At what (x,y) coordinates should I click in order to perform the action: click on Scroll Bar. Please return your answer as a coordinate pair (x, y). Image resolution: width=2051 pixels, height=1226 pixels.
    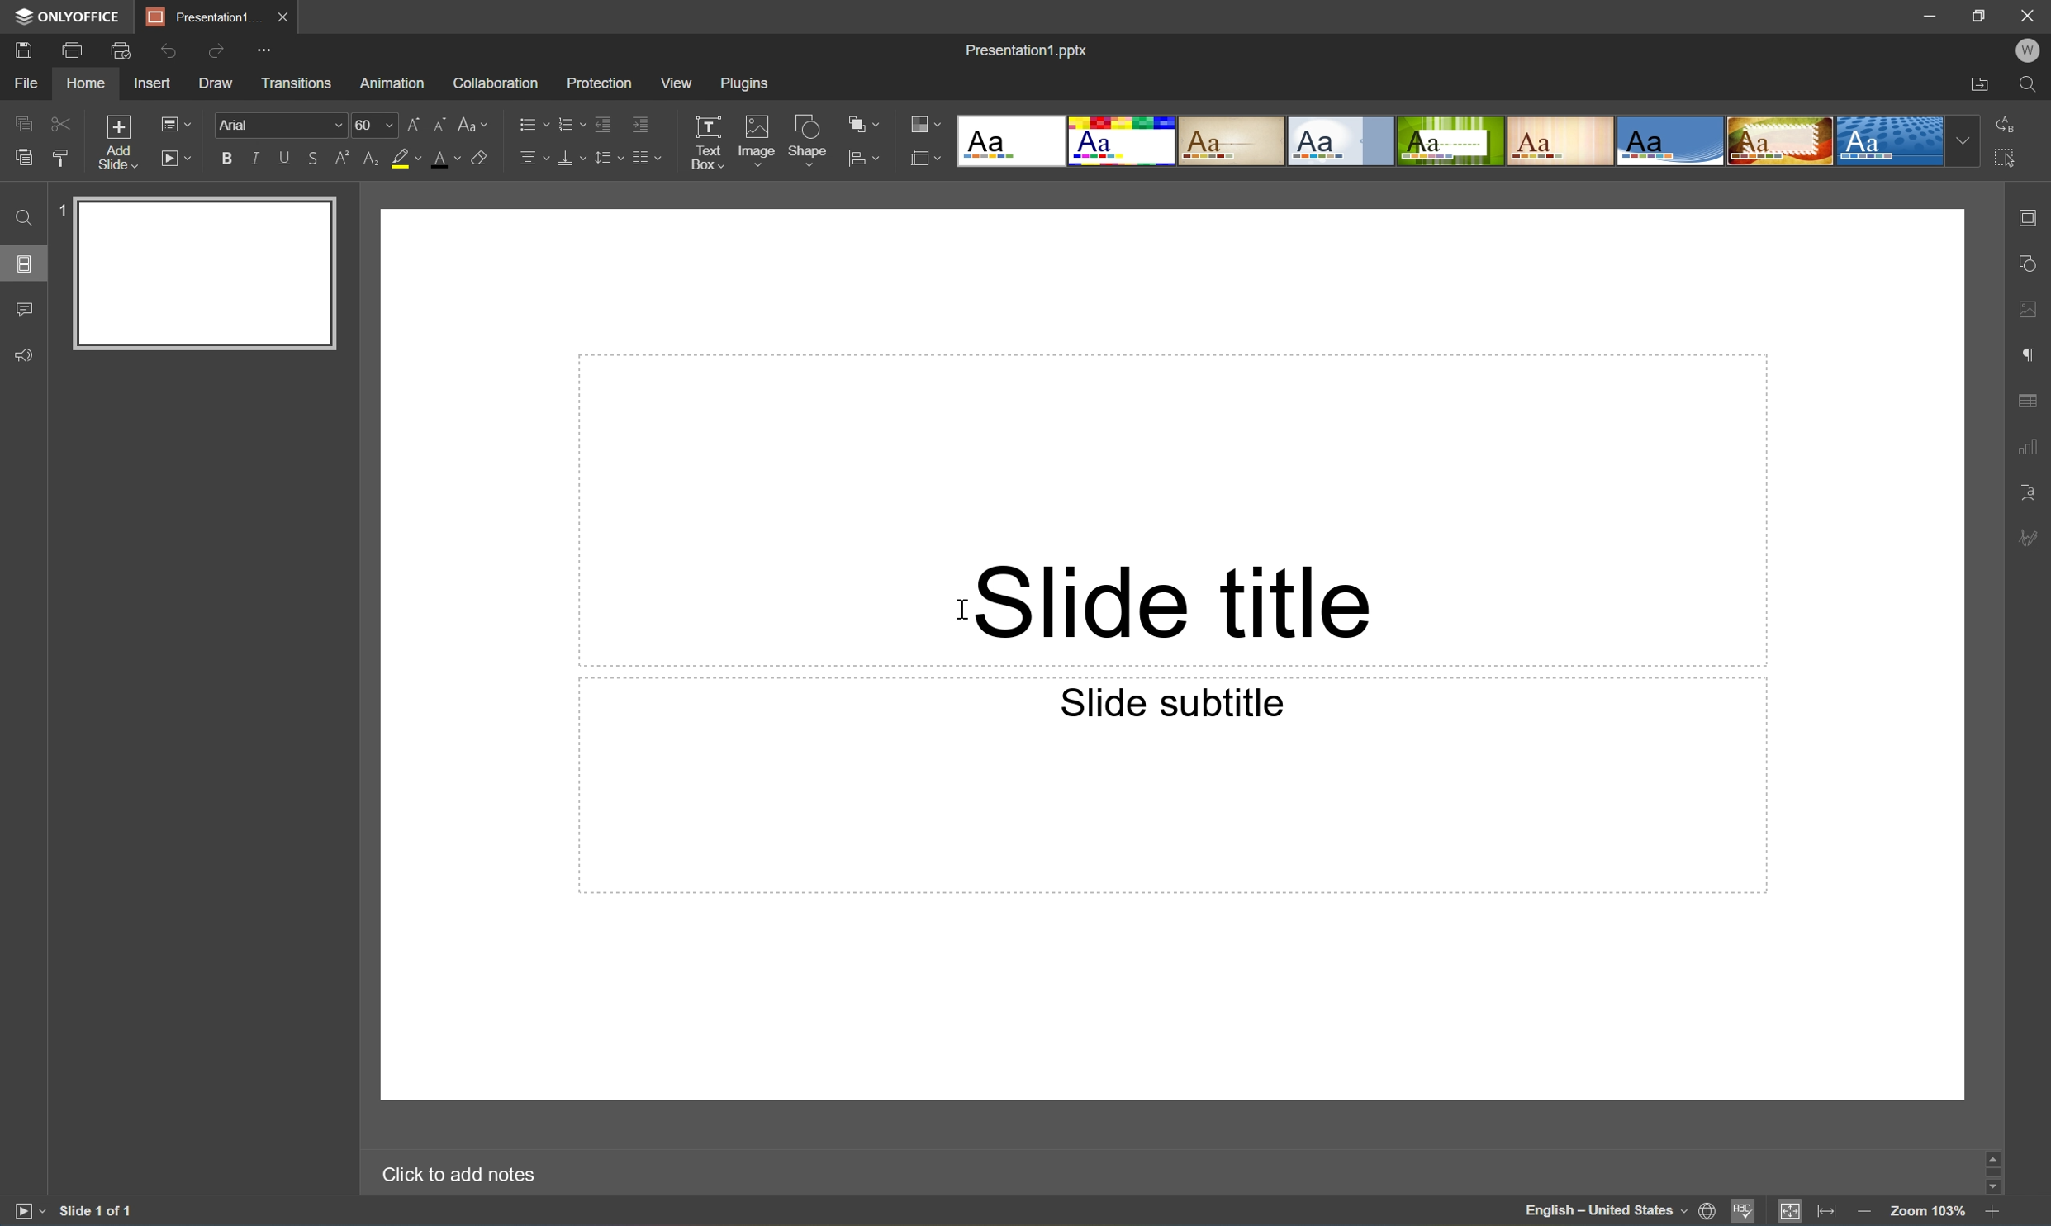
    Looking at the image, I should click on (1991, 1171).